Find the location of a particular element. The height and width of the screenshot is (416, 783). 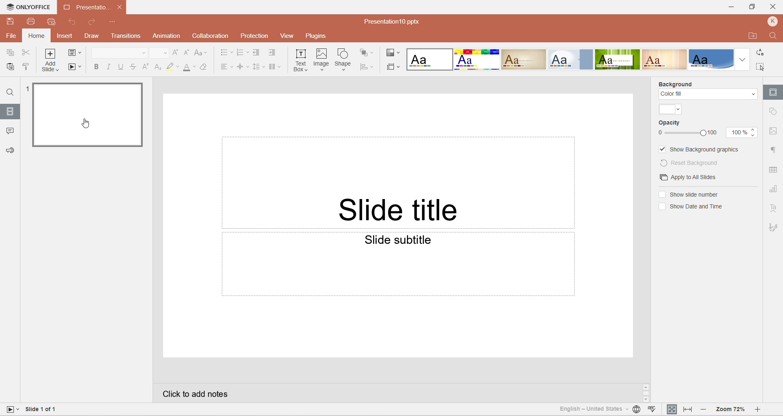

Transitions is located at coordinates (128, 36).